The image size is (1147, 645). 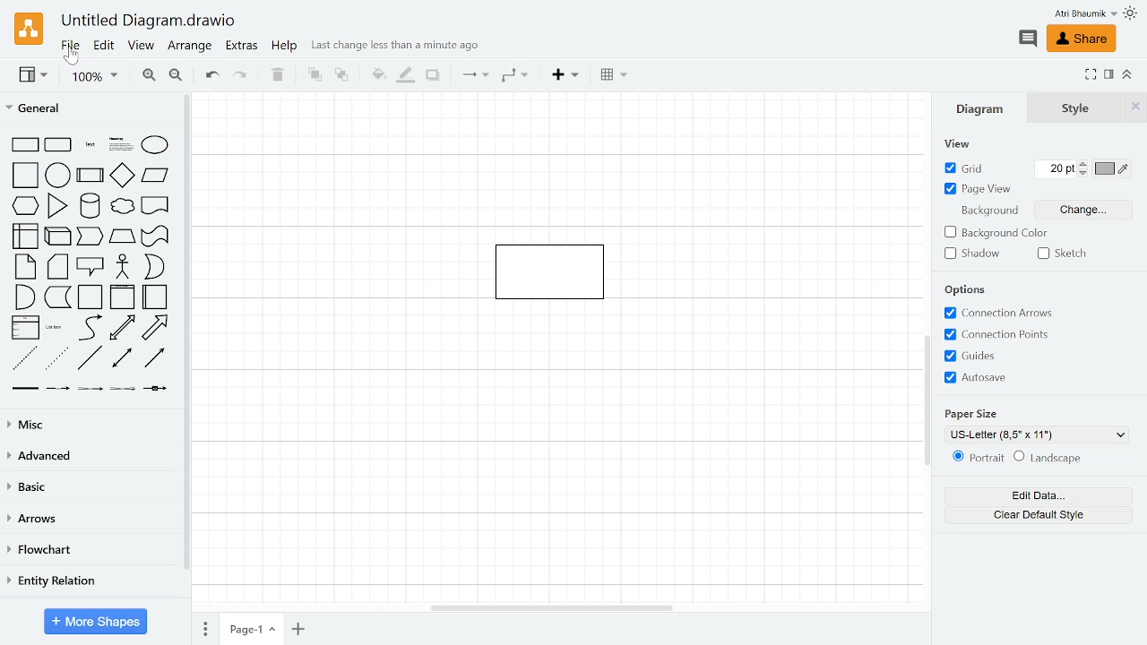 I want to click on Edit data, so click(x=1035, y=494).